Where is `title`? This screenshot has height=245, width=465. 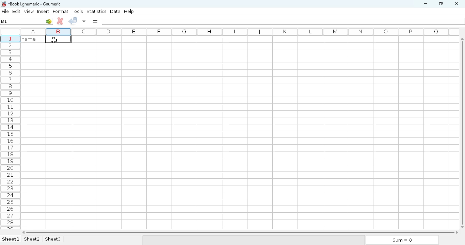 title is located at coordinates (35, 4).